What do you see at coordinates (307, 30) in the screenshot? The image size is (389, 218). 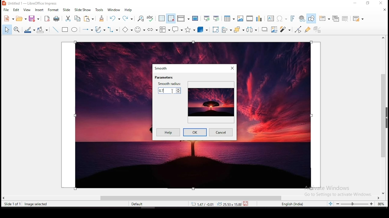 I see `show gluepoints functions` at bounding box center [307, 30].